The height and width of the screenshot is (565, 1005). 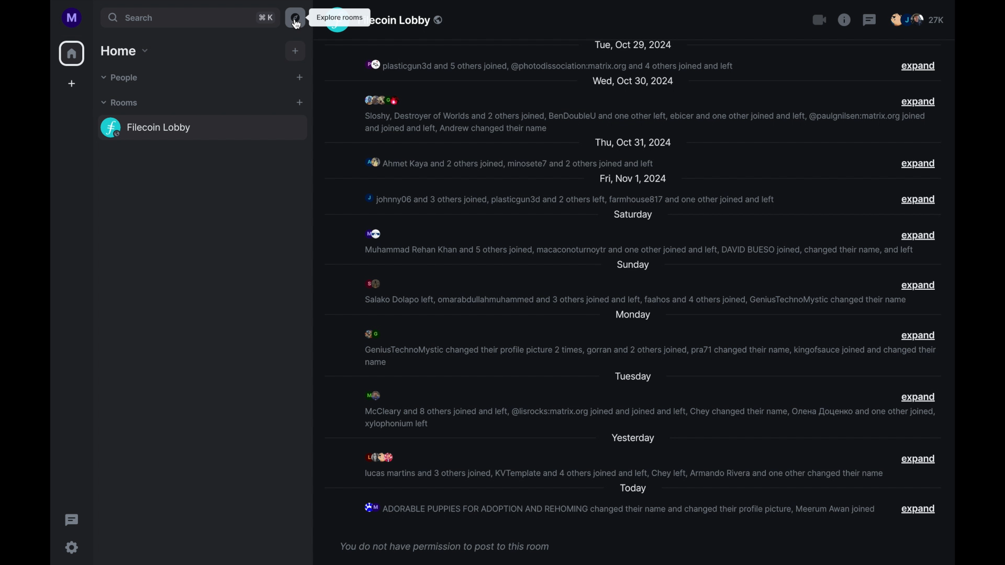 What do you see at coordinates (372, 395) in the screenshot?
I see `participants` at bounding box center [372, 395].